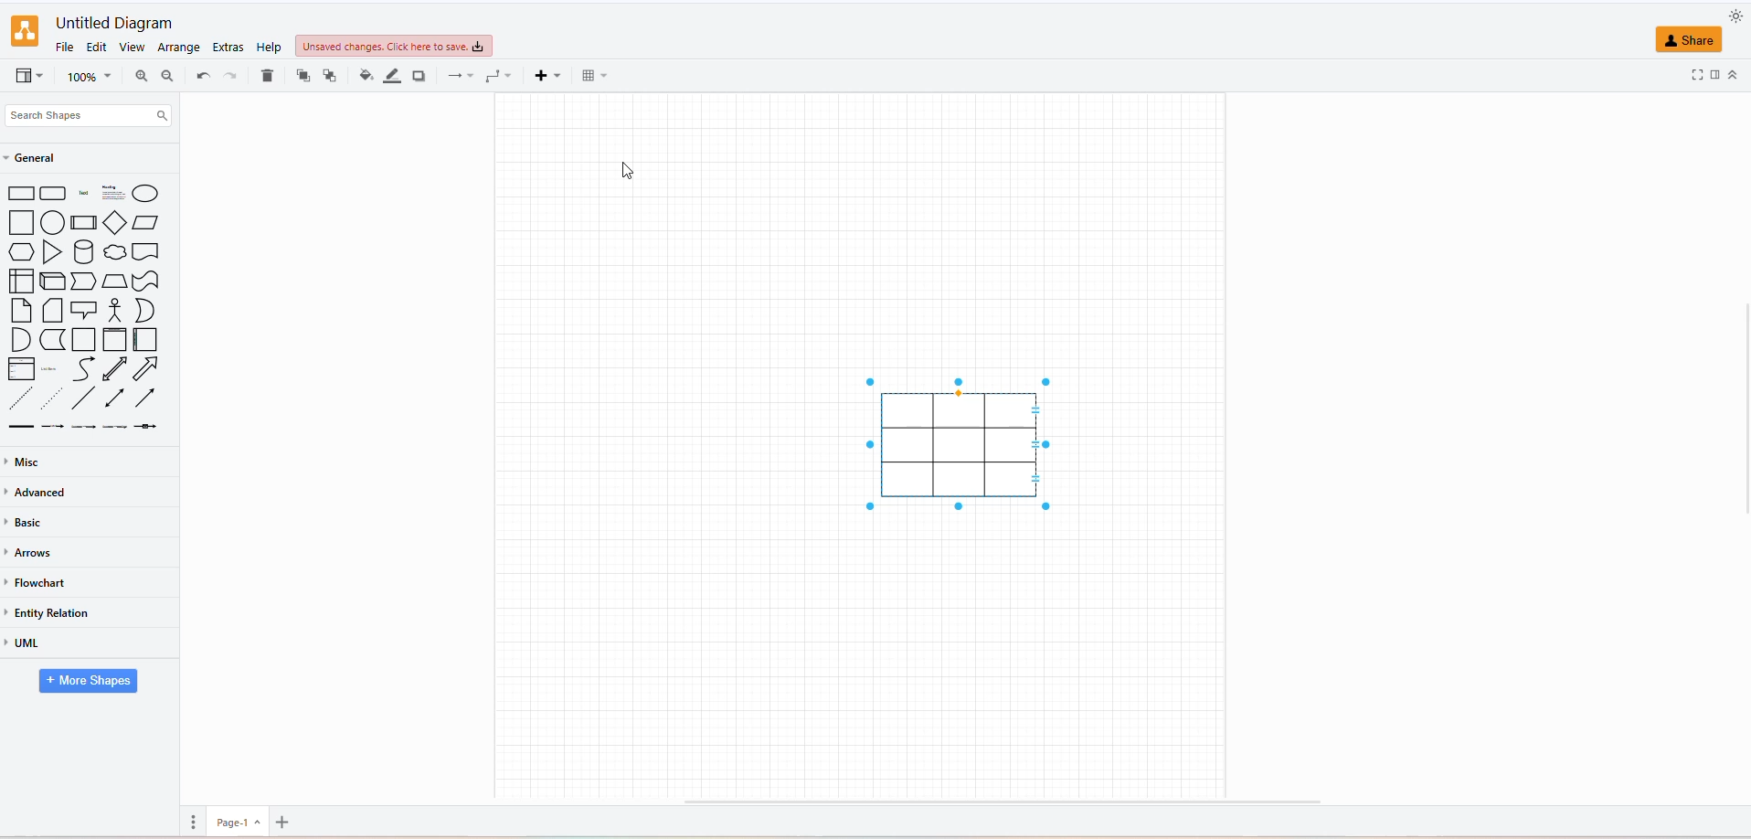 The image size is (1751, 839). Describe the element at coordinates (282, 822) in the screenshot. I see `insert page` at that location.